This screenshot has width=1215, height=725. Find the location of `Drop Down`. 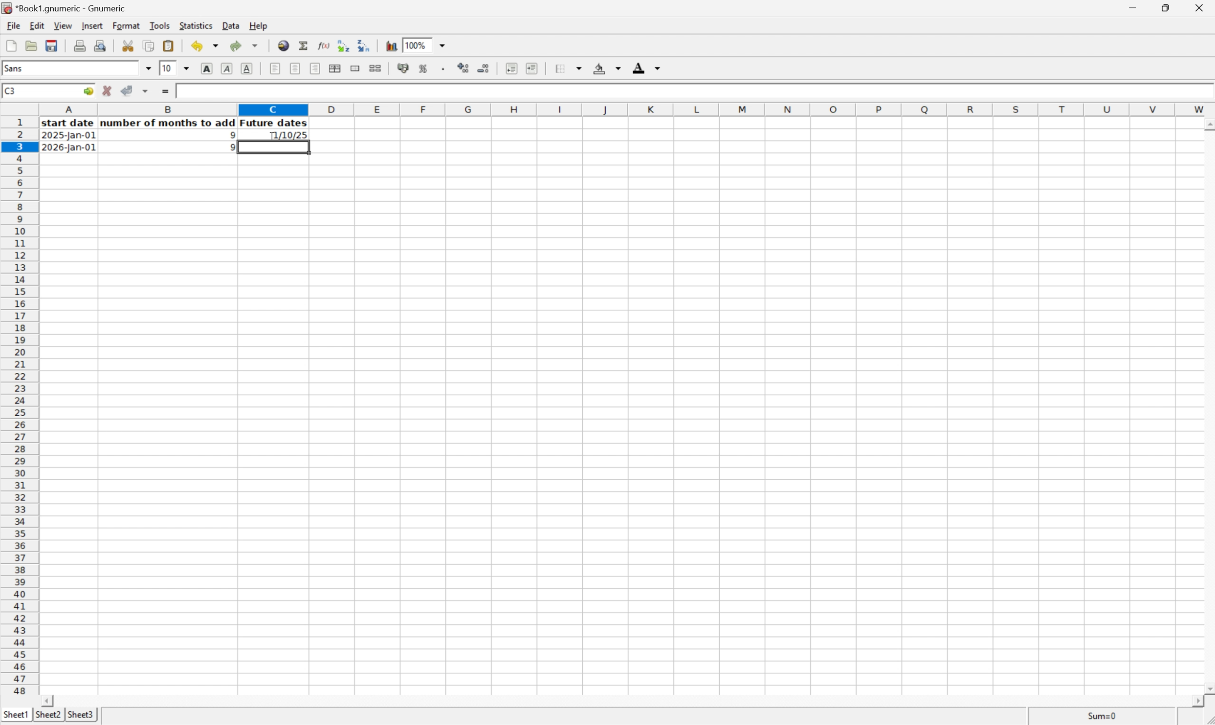

Drop Down is located at coordinates (187, 69).